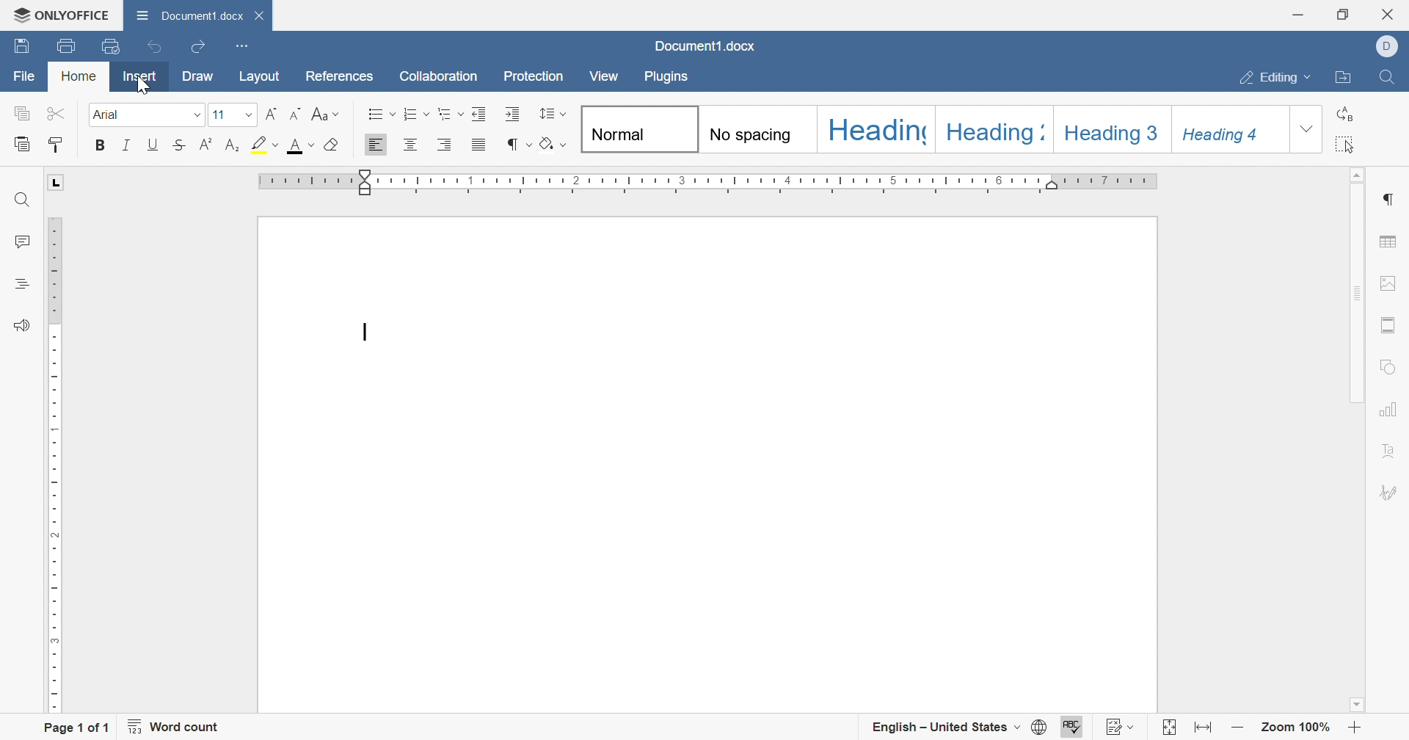 The height and width of the screenshot is (740, 1409). Describe the element at coordinates (127, 145) in the screenshot. I see `Italic` at that location.